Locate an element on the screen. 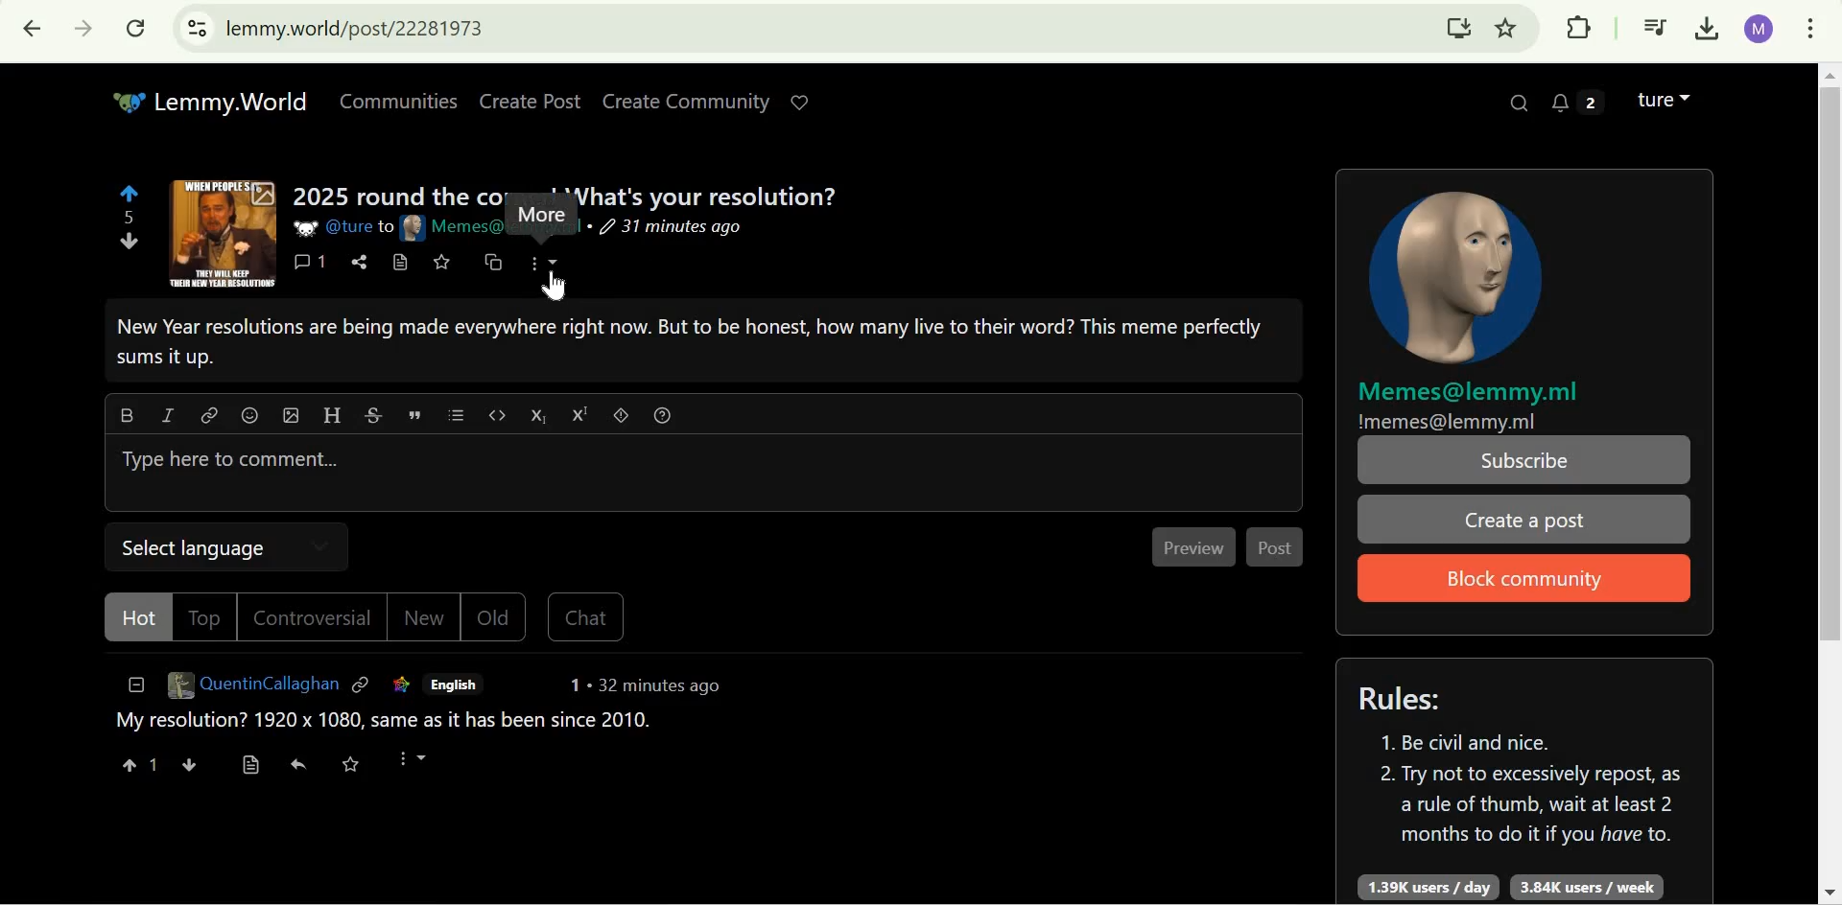 The width and height of the screenshot is (1842, 905). 1 comments is located at coordinates (312, 264).